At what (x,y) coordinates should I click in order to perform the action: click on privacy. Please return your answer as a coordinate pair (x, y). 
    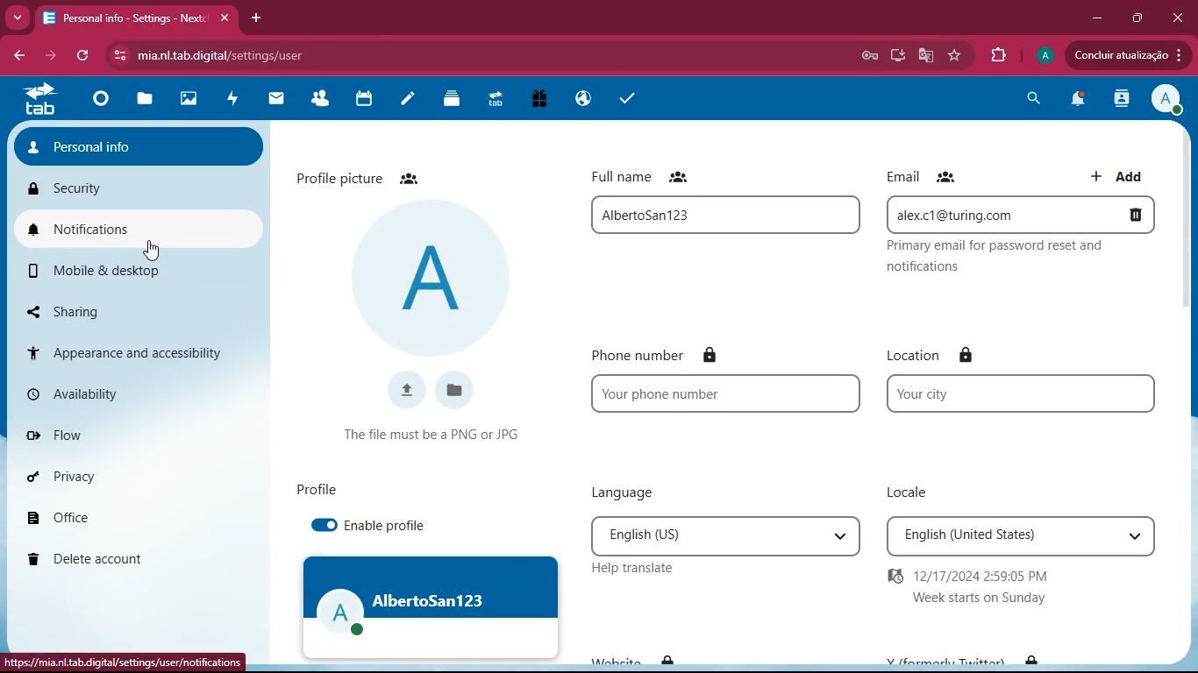
    Looking at the image, I should click on (115, 472).